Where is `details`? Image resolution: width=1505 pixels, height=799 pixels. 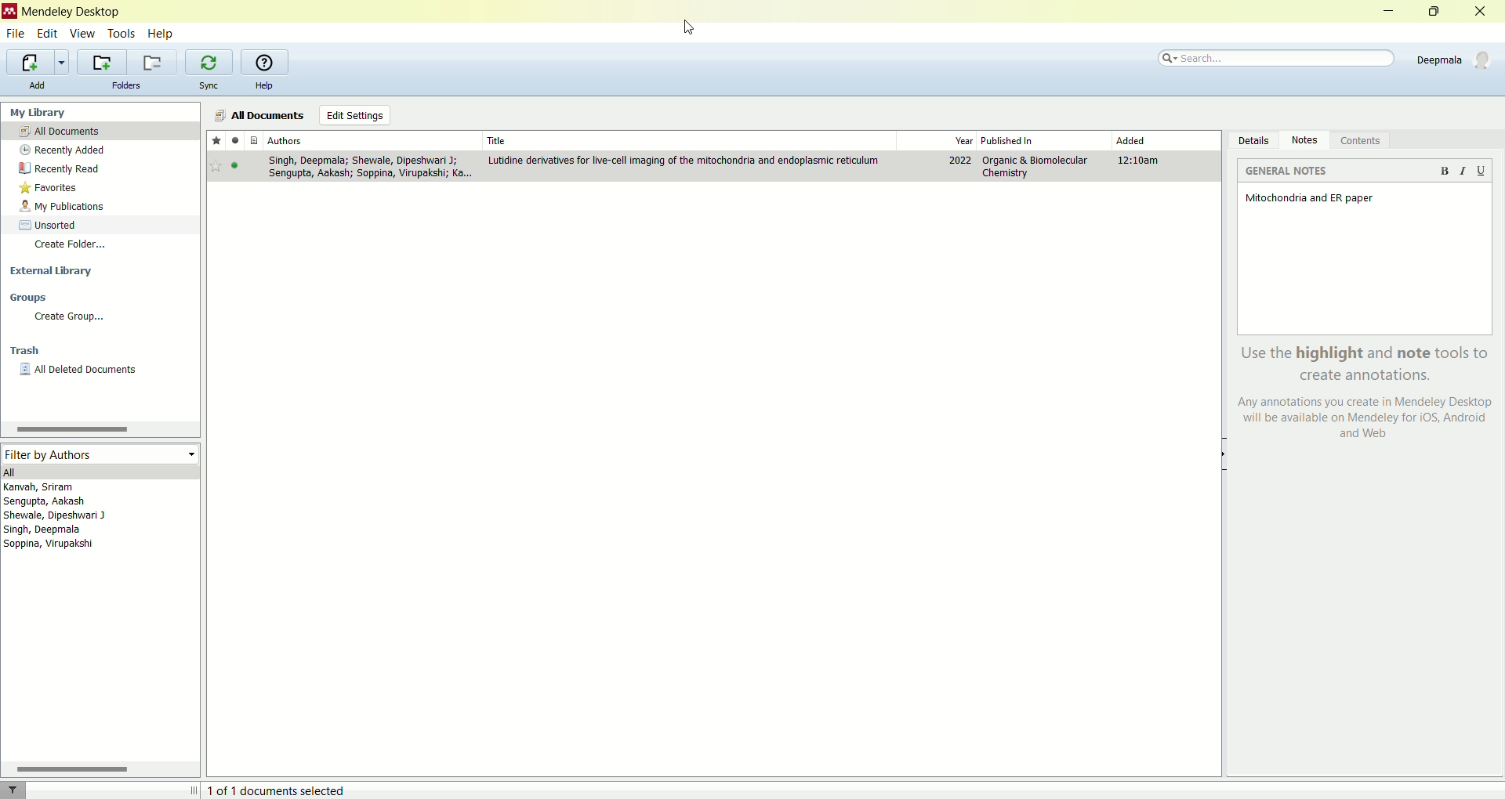
details is located at coordinates (1250, 139).